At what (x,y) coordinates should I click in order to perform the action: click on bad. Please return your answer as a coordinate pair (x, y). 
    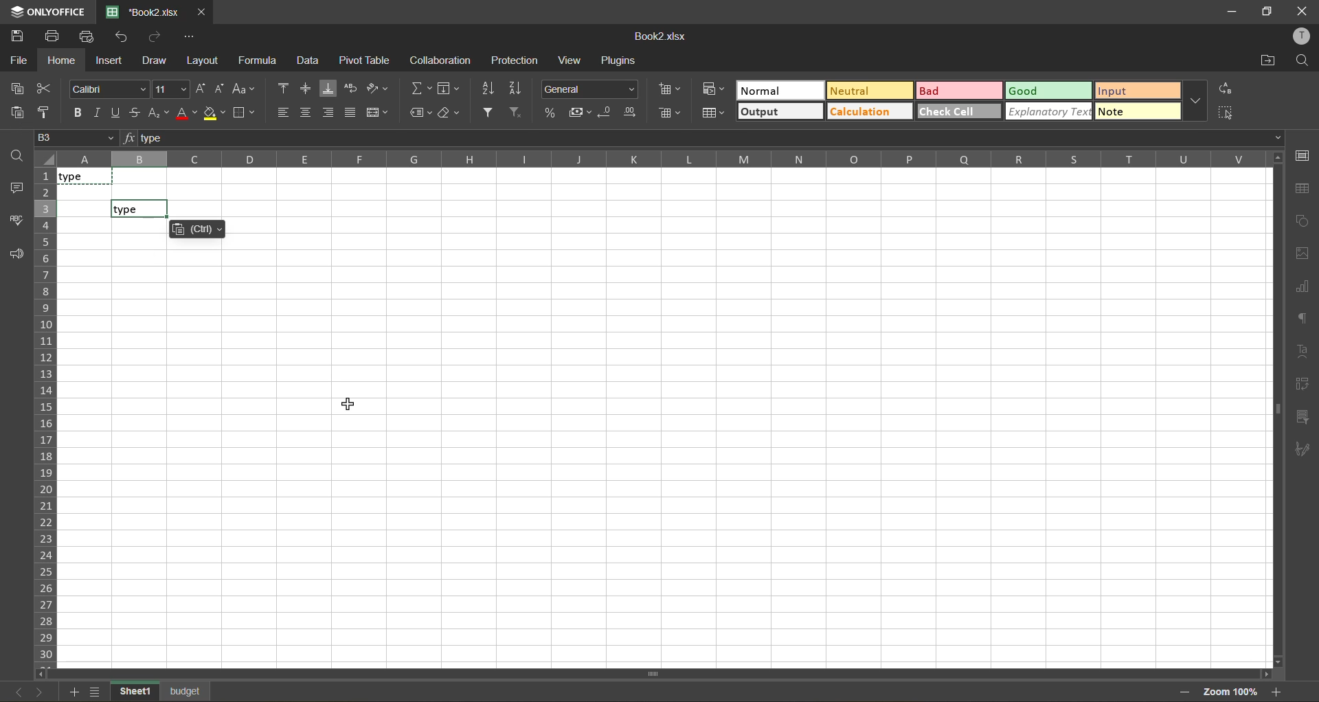
    Looking at the image, I should click on (959, 90).